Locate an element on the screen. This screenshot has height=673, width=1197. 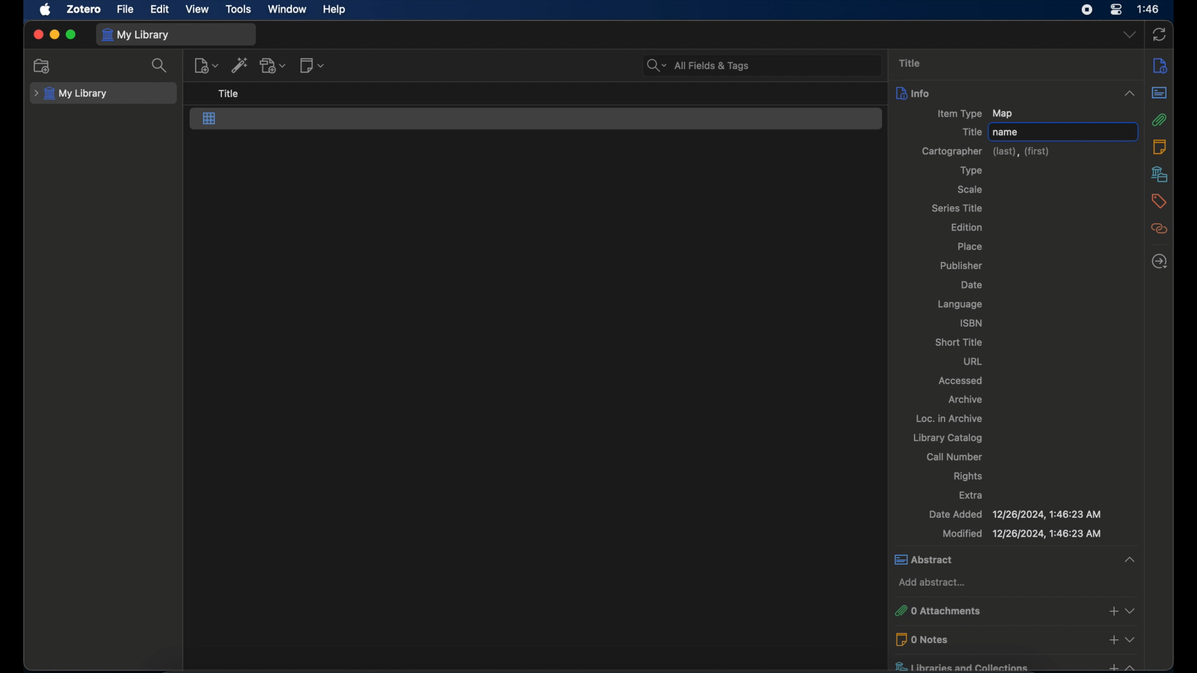
info is located at coordinates (1002, 93).